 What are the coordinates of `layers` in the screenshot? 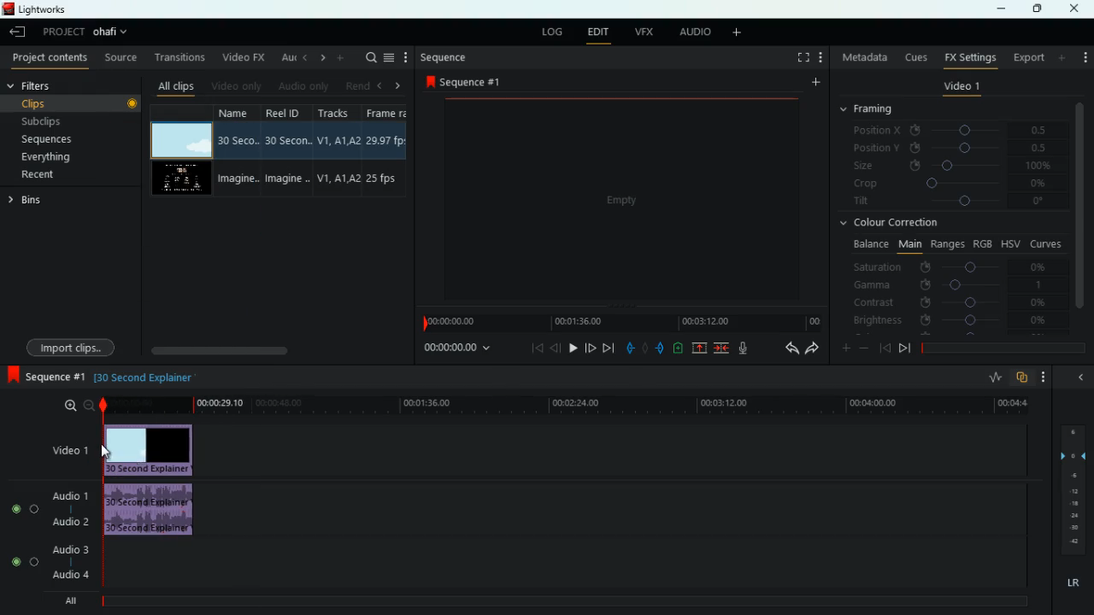 It's located at (1071, 487).